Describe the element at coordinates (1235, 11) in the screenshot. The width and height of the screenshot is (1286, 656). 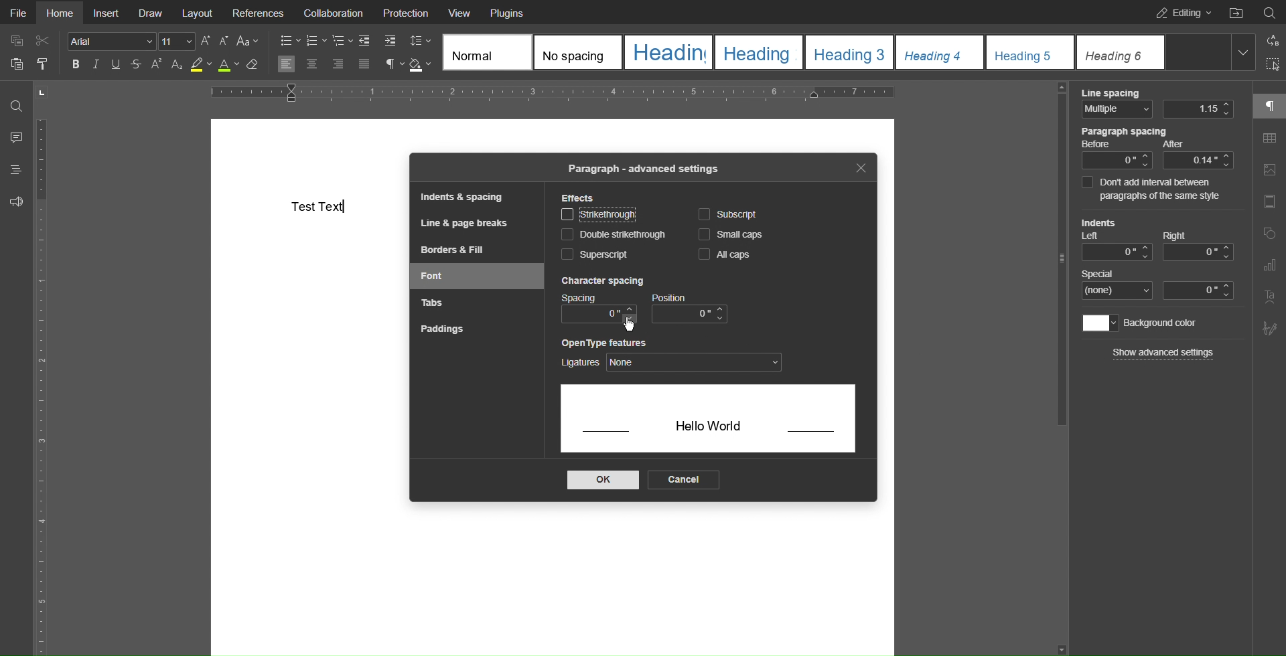
I see `Open File Location` at that location.